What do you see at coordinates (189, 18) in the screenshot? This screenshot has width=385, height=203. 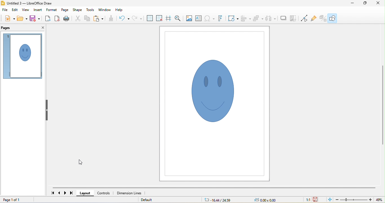 I see `image` at bounding box center [189, 18].